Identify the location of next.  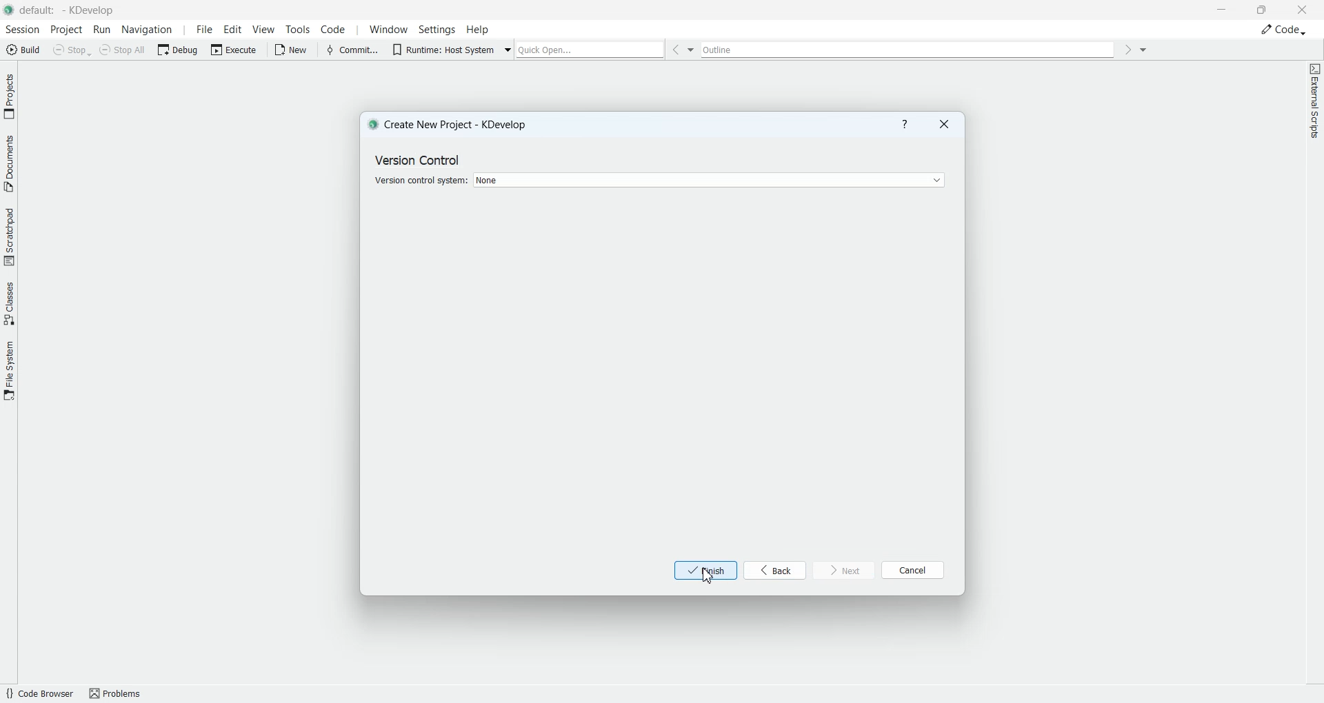
(844, 571).